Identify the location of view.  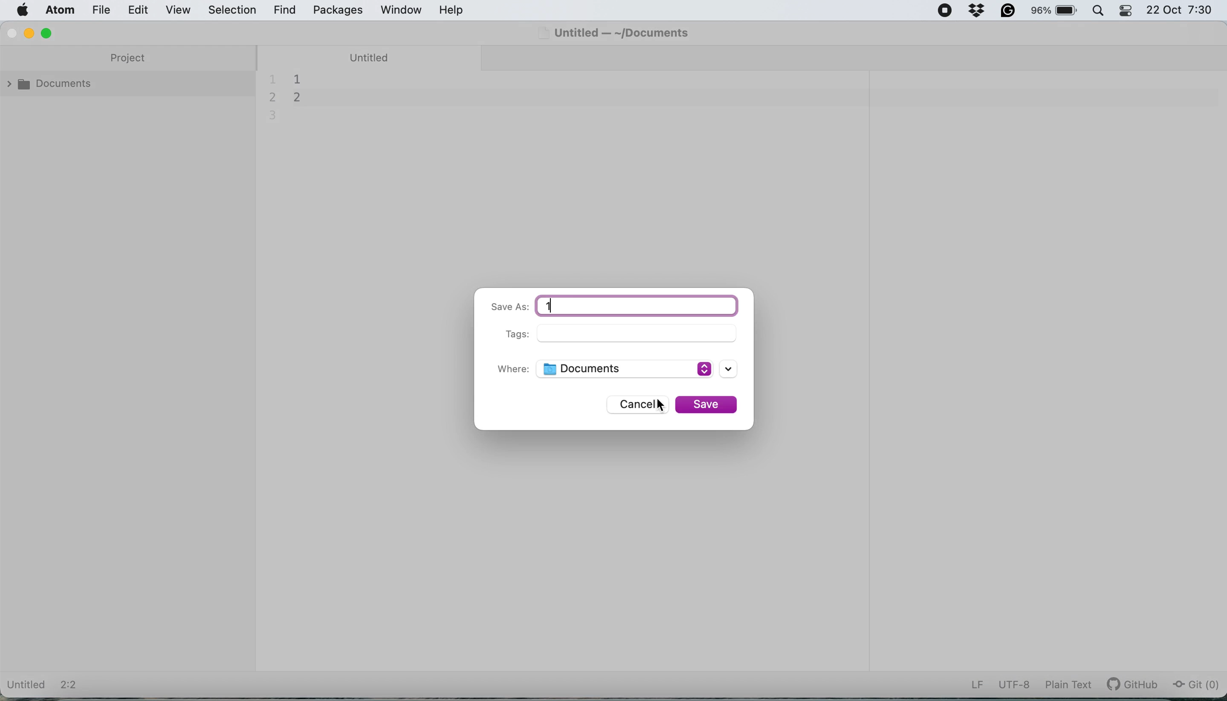
(180, 9).